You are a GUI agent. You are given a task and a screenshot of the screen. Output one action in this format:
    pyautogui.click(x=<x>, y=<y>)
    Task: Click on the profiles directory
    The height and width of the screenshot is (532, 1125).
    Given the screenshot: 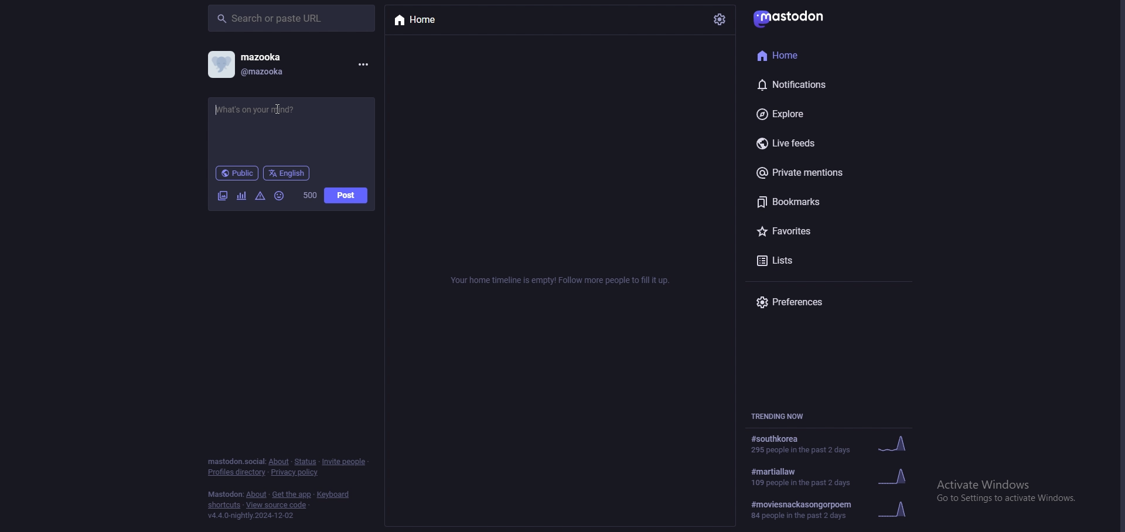 What is the action you would take?
    pyautogui.click(x=237, y=473)
    